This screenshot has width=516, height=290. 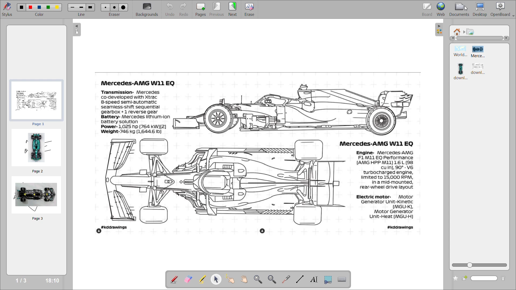 I want to click on page 1 preview, so click(x=37, y=103).